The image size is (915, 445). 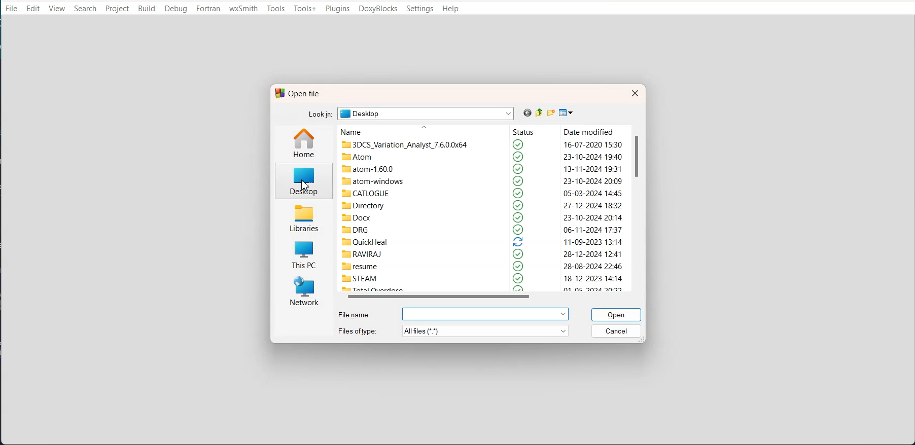 What do you see at coordinates (618, 315) in the screenshot?
I see `Open` at bounding box center [618, 315].